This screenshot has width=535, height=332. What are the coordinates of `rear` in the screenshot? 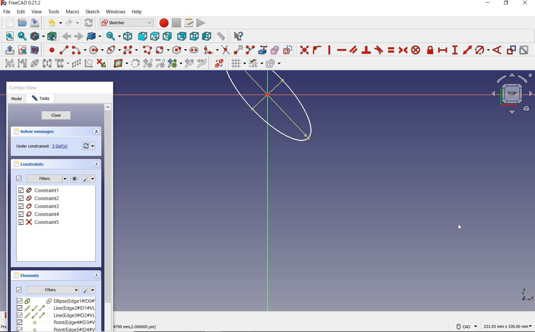 It's located at (182, 36).